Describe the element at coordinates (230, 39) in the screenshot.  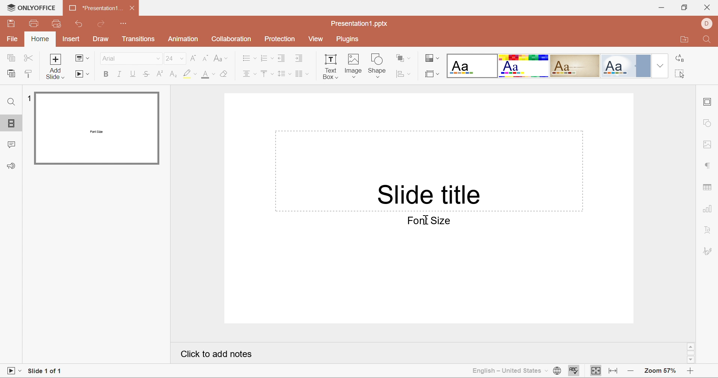
I see `Collaboration` at that location.